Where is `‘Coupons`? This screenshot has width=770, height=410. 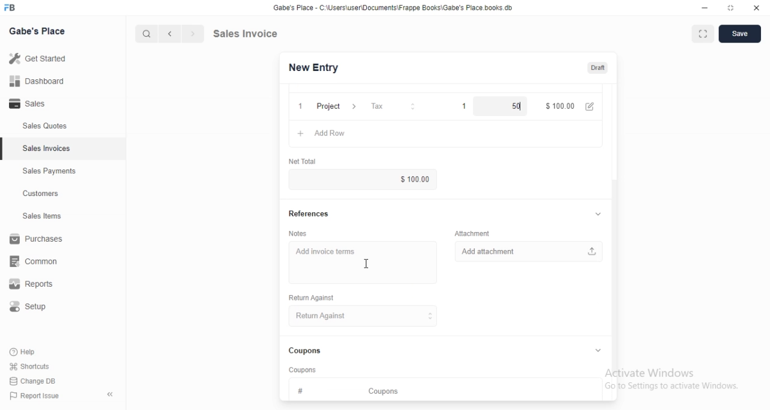 ‘Coupons is located at coordinates (304, 369).